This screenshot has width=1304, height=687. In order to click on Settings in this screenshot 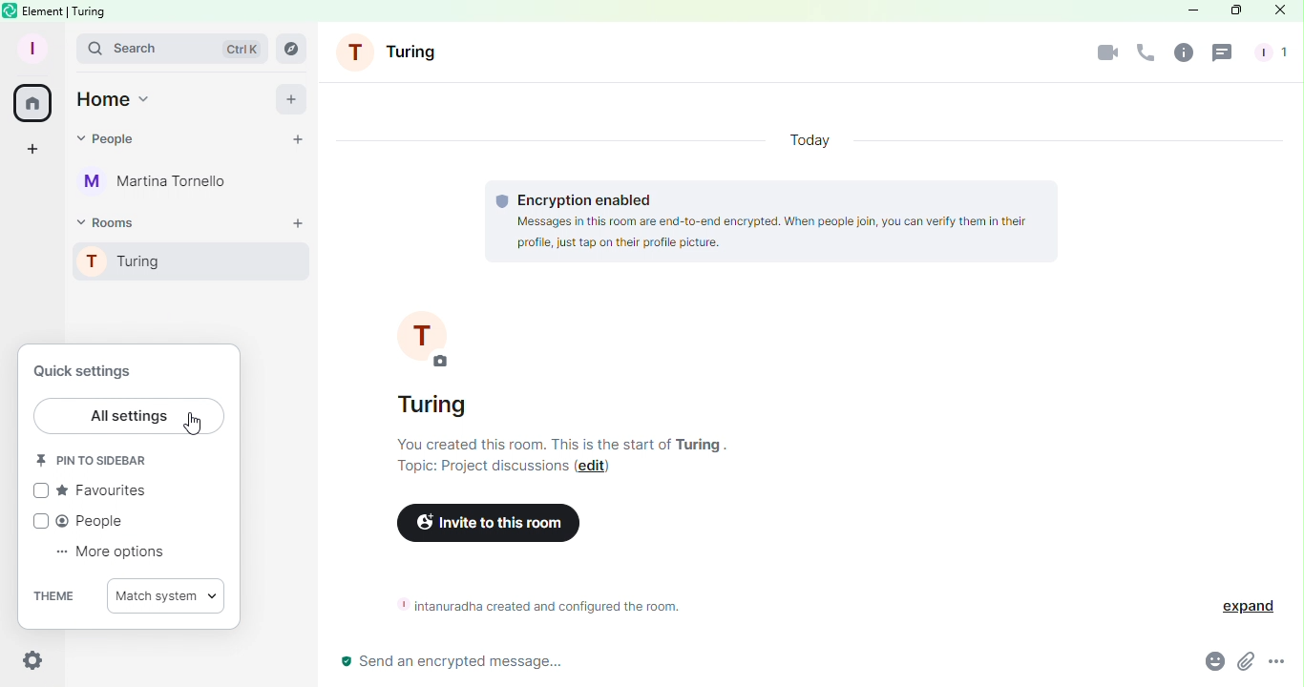, I will do `click(36, 662)`.